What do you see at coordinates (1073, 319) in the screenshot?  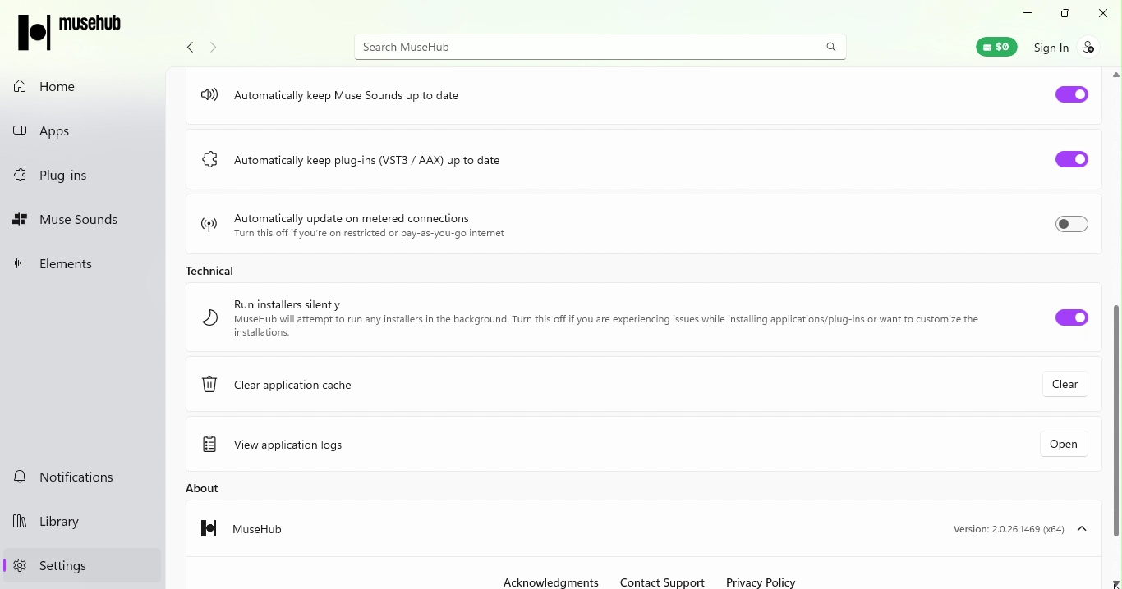 I see `Run installers silently` at bounding box center [1073, 319].